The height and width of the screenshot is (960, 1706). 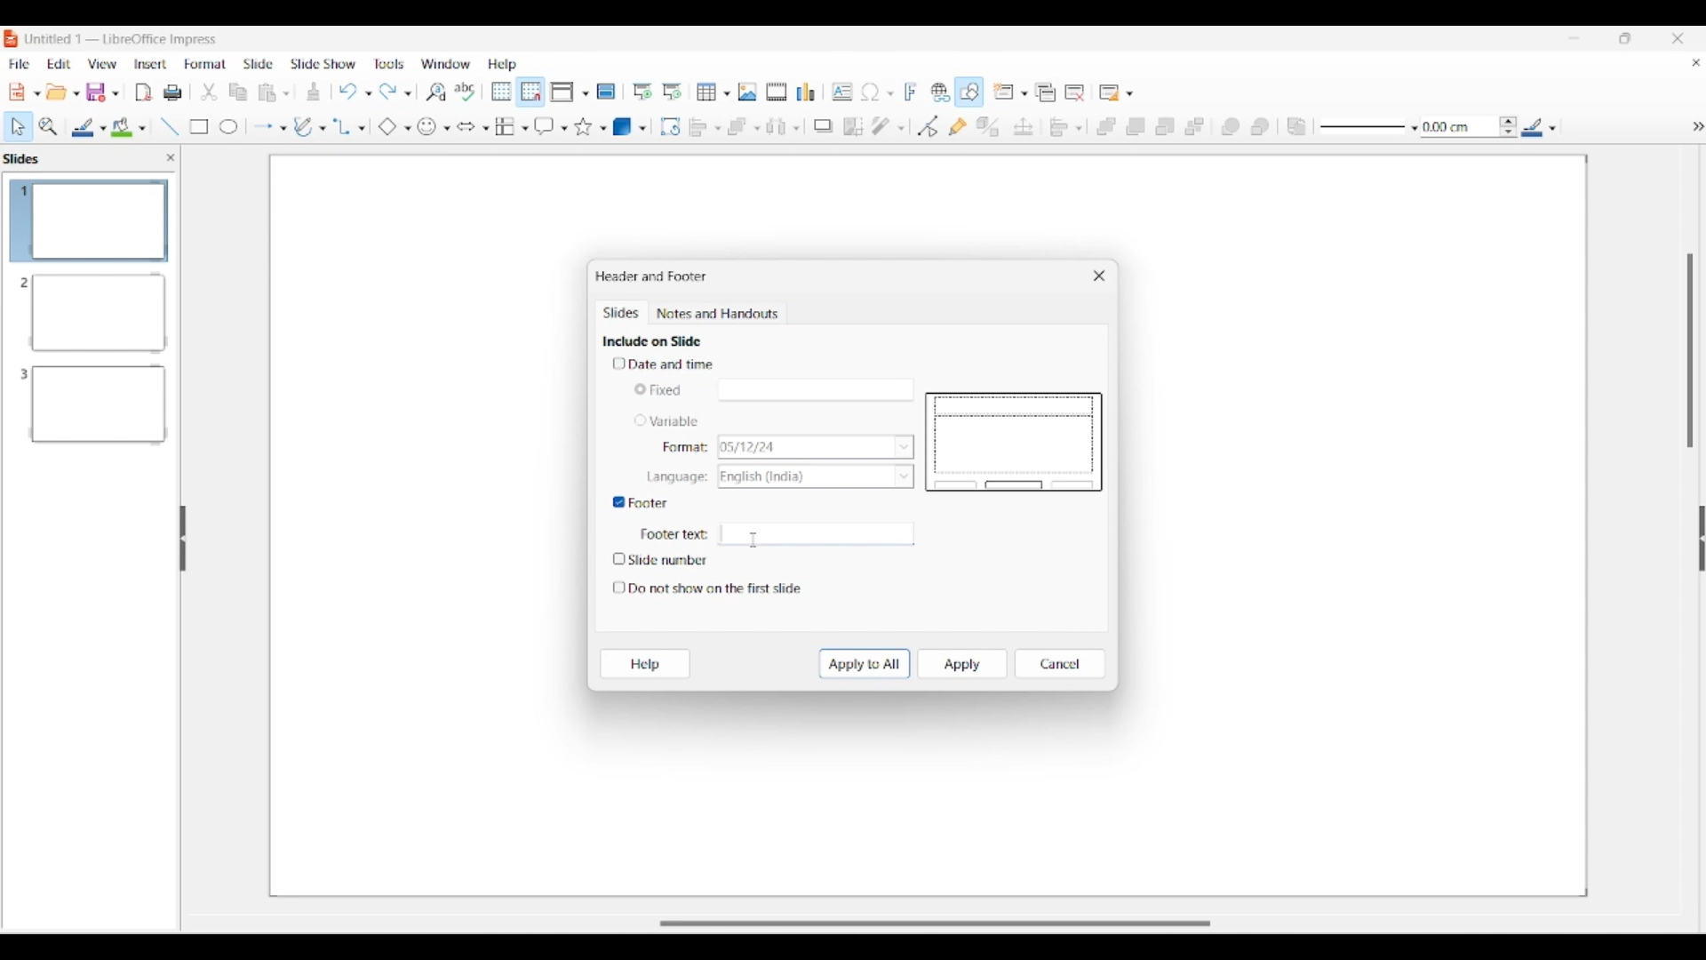 I want to click on Indicates language options, so click(x=675, y=478).